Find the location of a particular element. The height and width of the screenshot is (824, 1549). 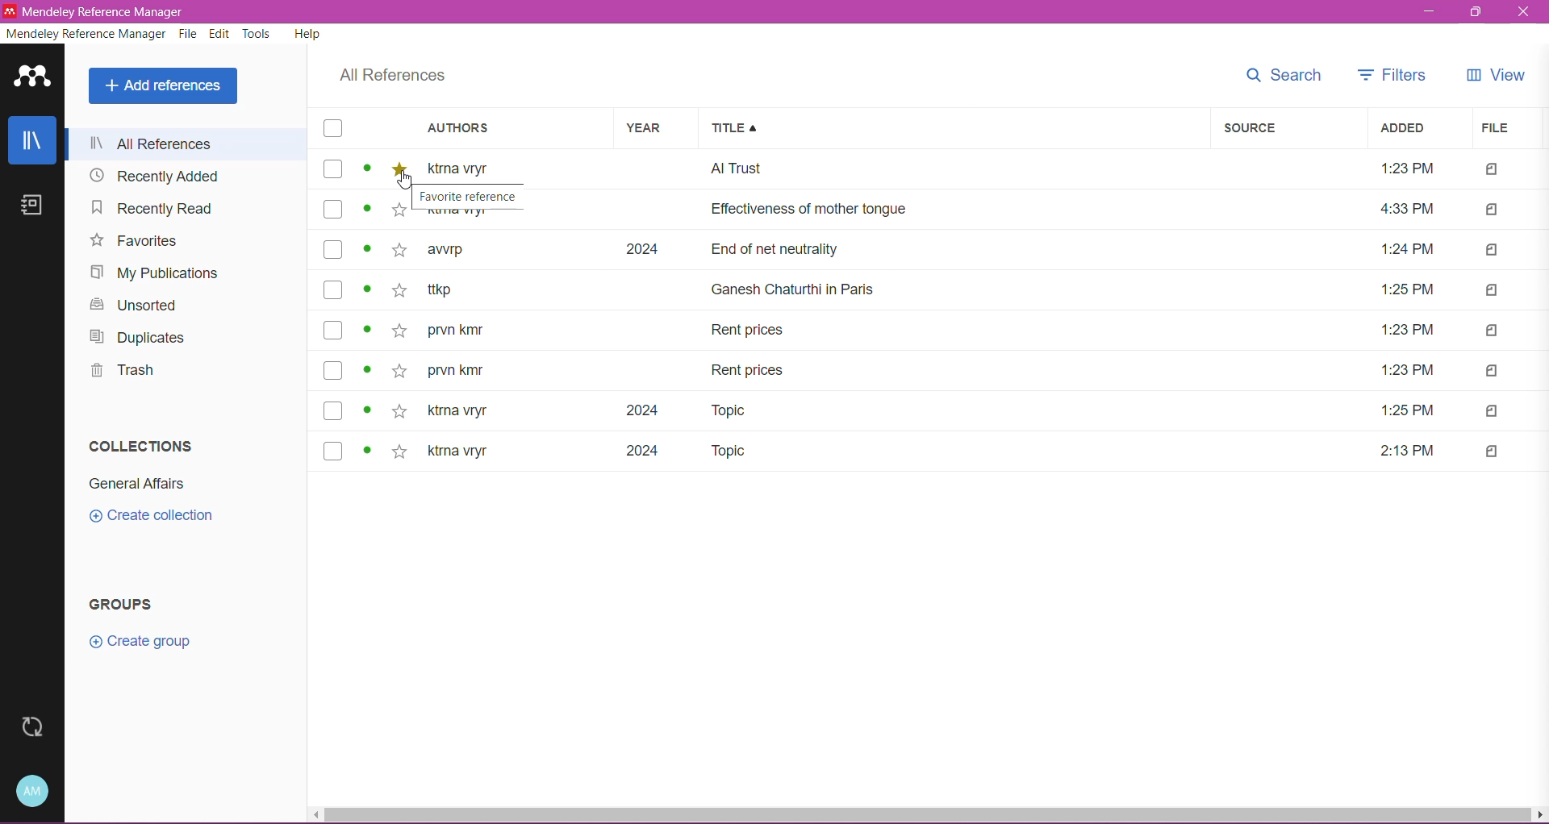

Trash is located at coordinates (118, 373).